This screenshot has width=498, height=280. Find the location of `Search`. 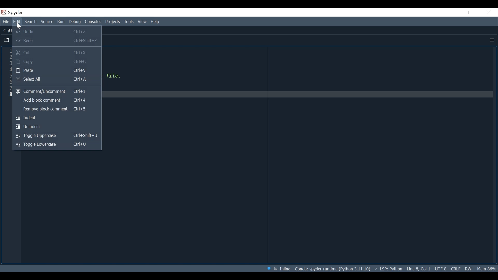

Search is located at coordinates (30, 22).